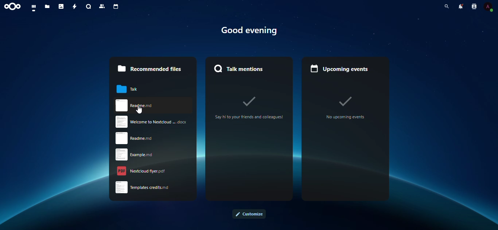 Image resolution: width=498 pixels, height=230 pixels. What do you see at coordinates (474, 6) in the screenshot?
I see `contact` at bounding box center [474, 6].